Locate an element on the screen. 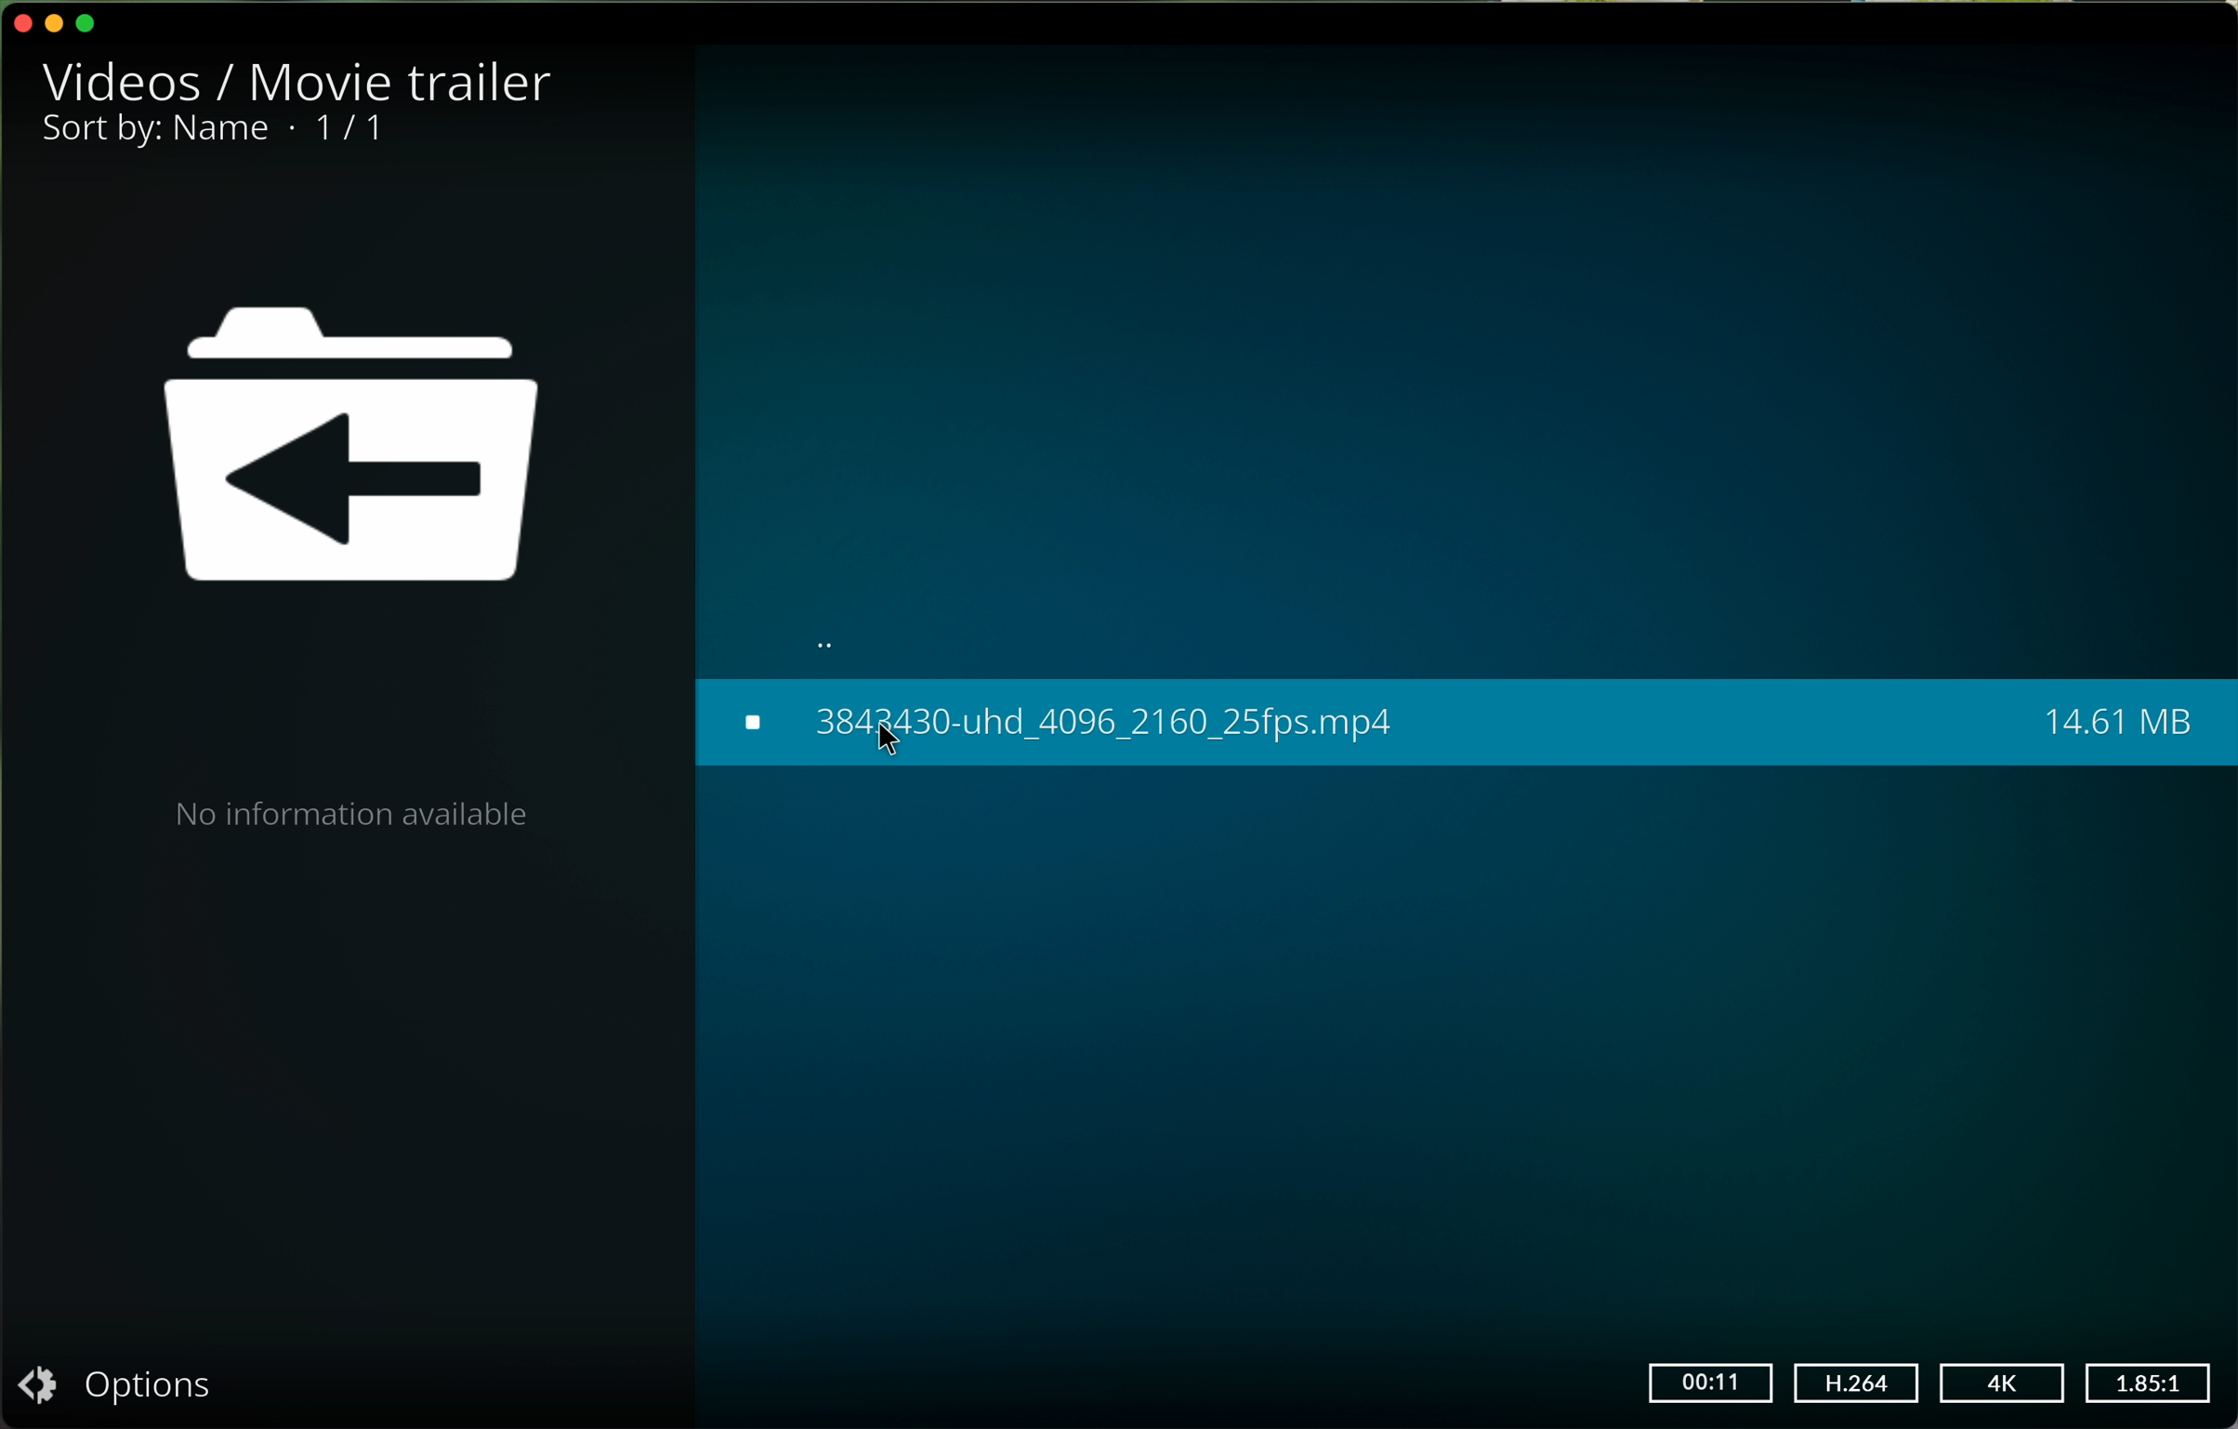 The height and width of the screenshot is (1429, 2238). sort by is located at coordinates (155, 126).